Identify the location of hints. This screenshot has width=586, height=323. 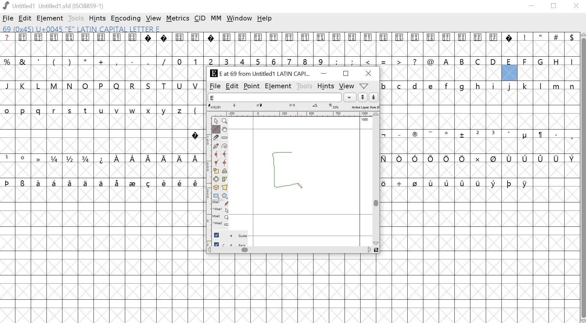
(326, 86).